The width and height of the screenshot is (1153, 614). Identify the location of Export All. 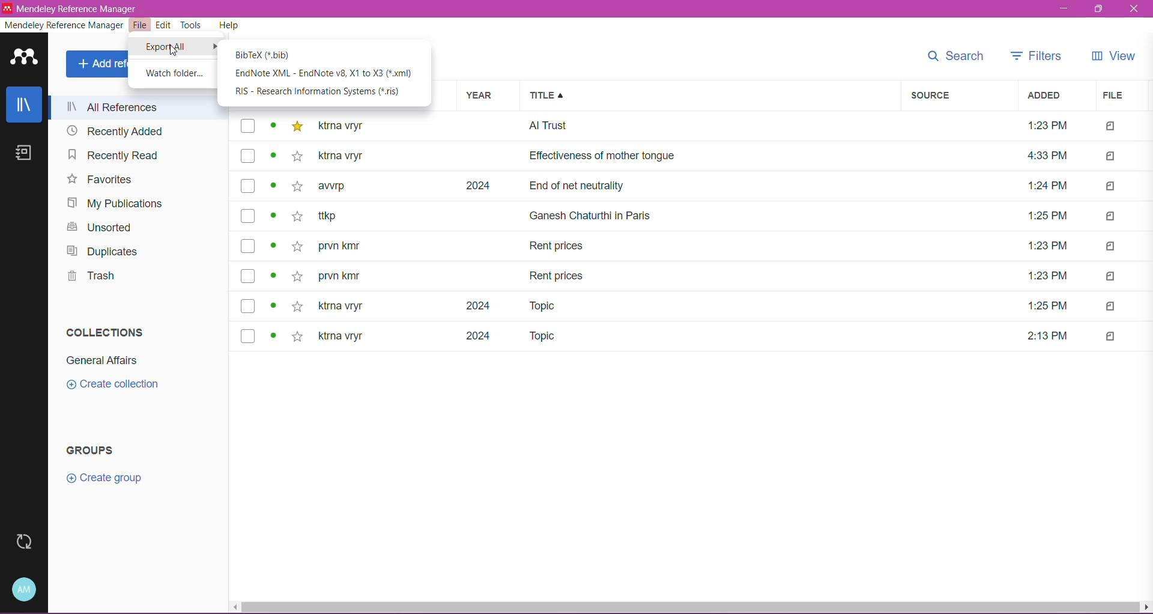
(167, 47).